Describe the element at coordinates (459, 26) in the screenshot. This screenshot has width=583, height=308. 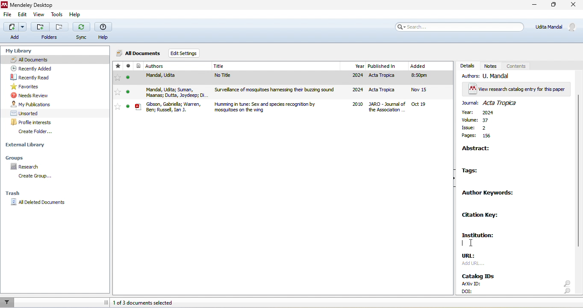
I see `search bar` at that location.